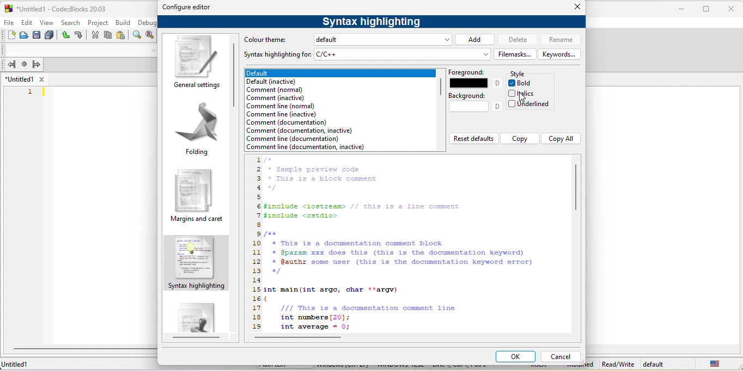 Image resolution: width=743 pixels, height=371 pixels. I want to click on horizontal scroll bar, so click(196, 338).